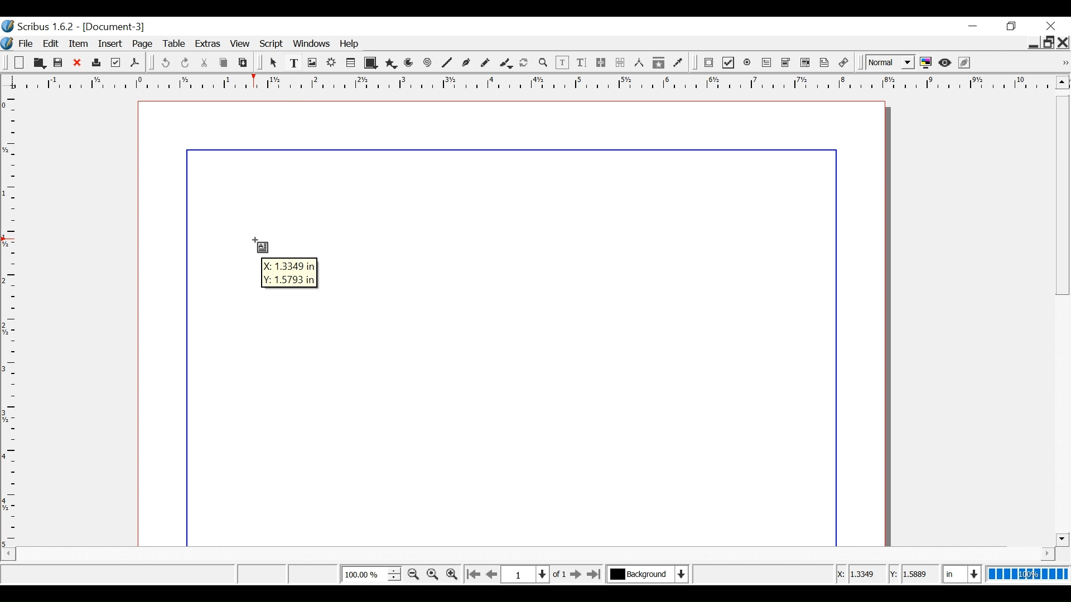  Describe the element at coordinates (391, 63) in the screenshot. I see `Polygon ` at that location.